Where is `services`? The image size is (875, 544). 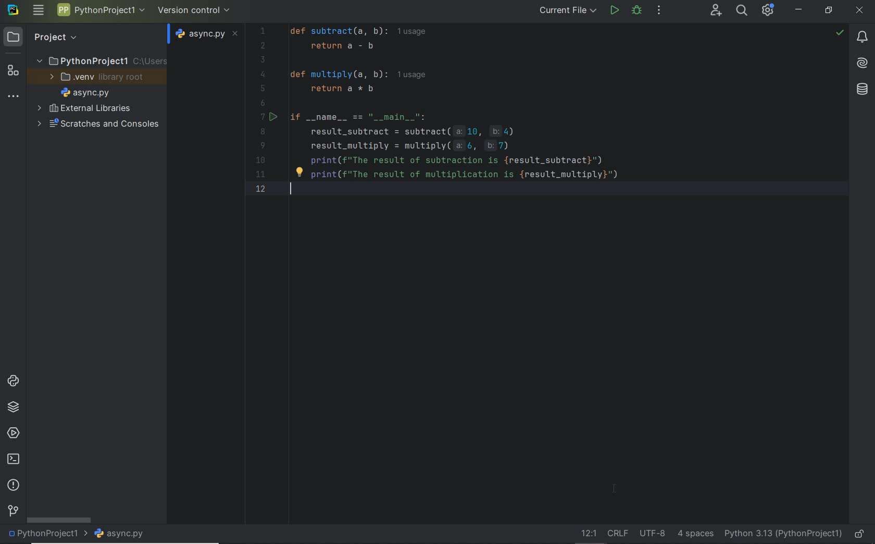 services is located at coordinates (12, 432).